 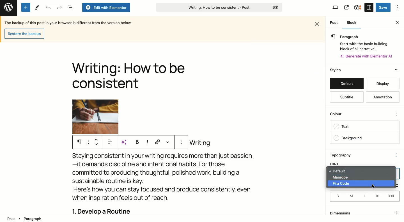 What do you see at coordinates (375, 186) in the screenshot?
I see `Cursor` at bounding box center [375, 186].